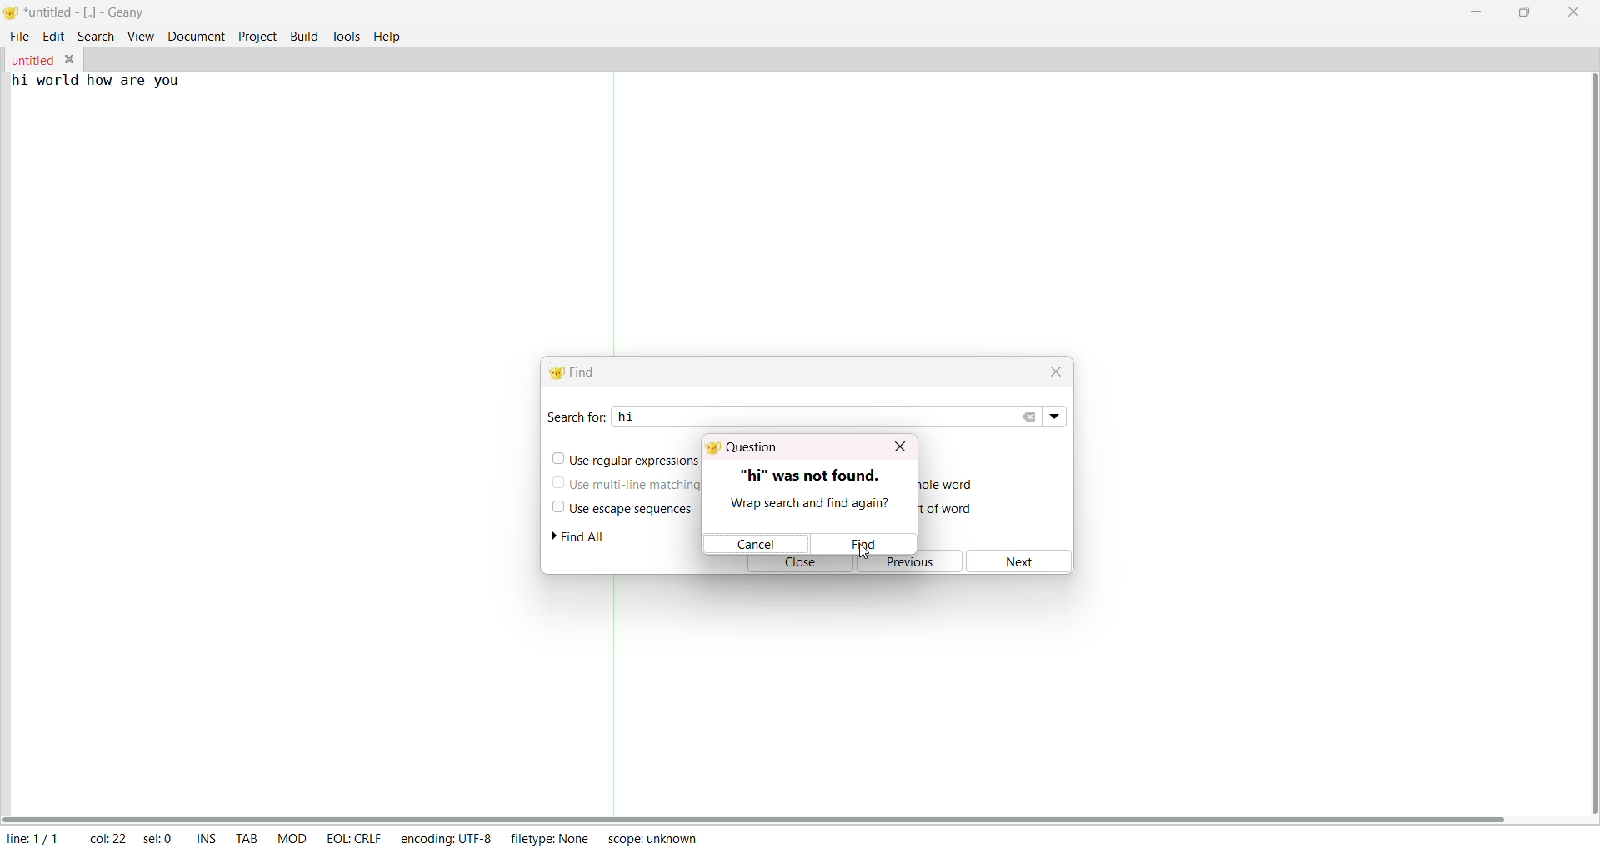  I want to click on question, so click(743, 444).